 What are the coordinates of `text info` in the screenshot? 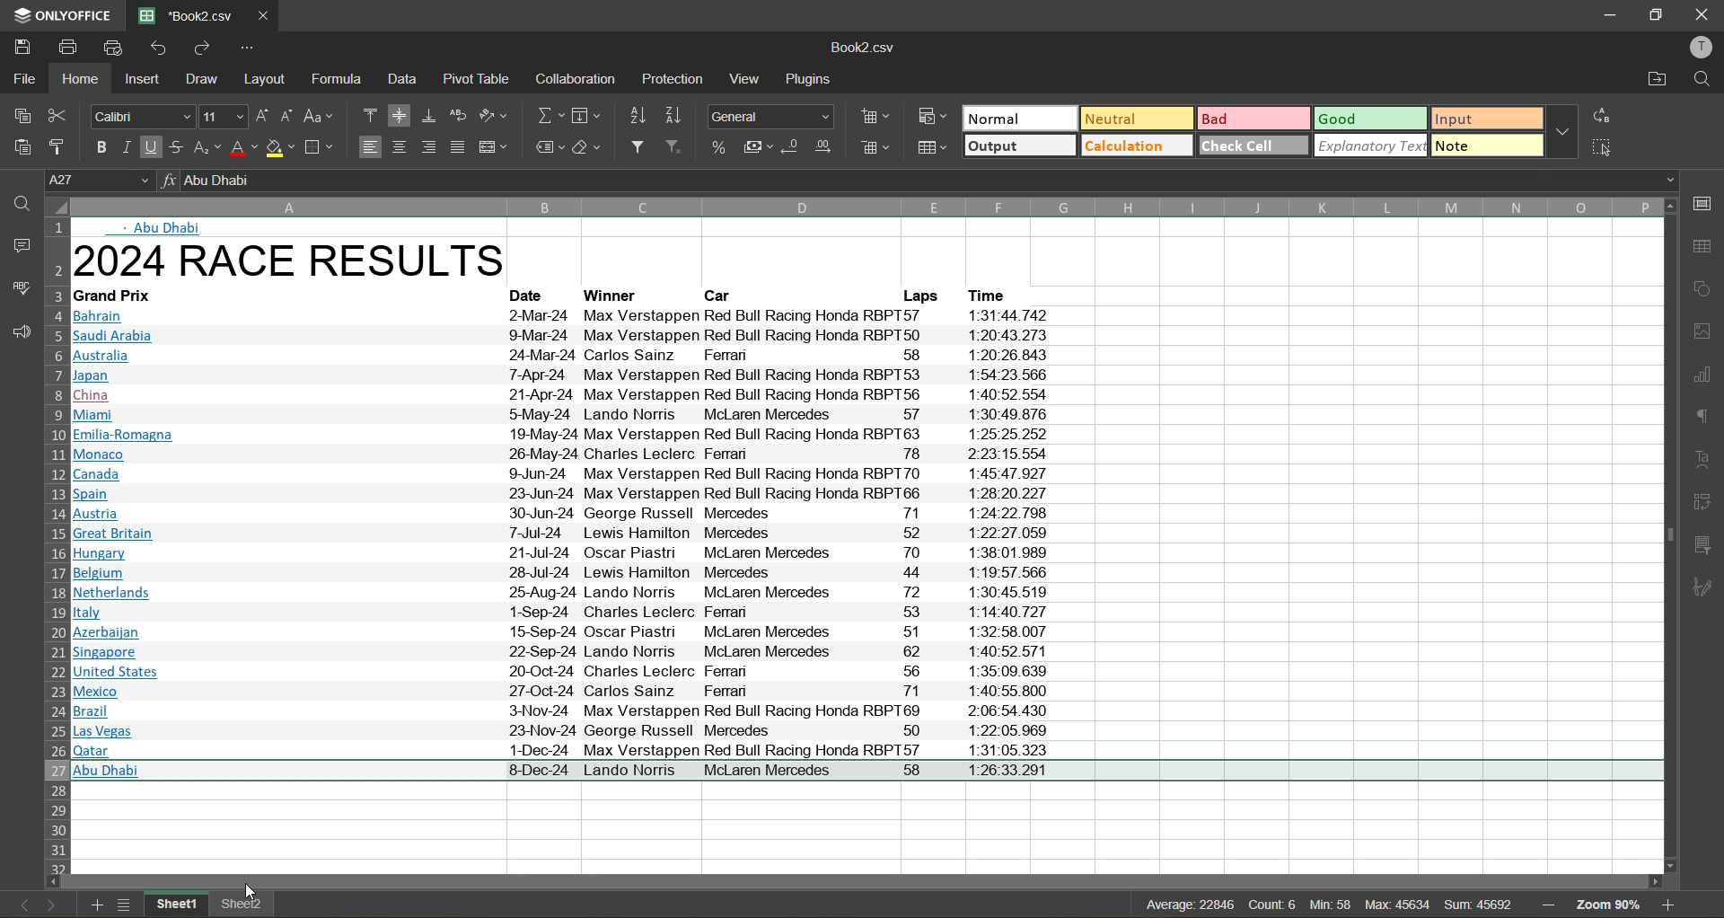 It's located at (570, 492).